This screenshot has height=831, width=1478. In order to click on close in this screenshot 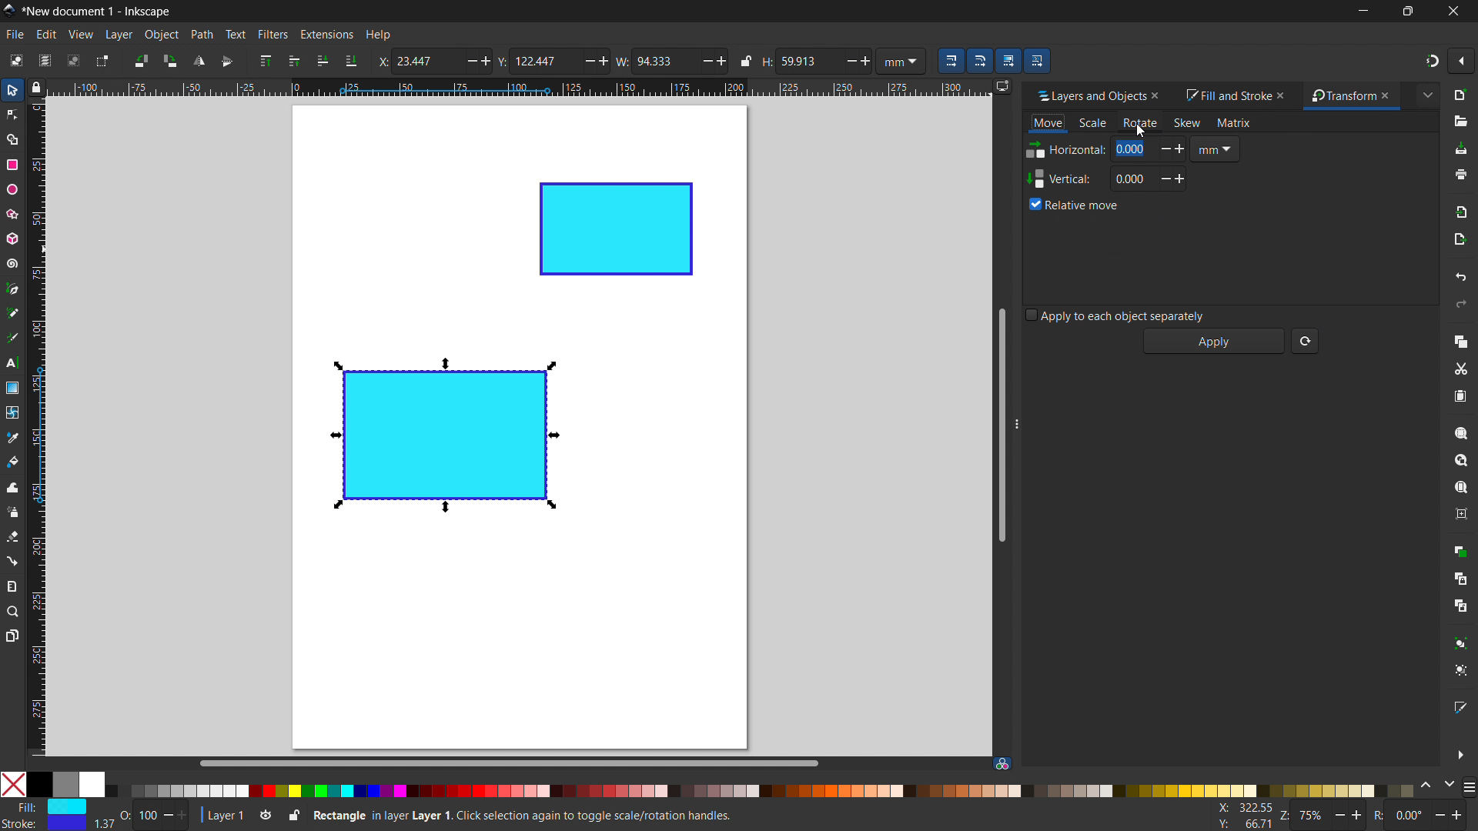, I will do `click(1393, 95)`.